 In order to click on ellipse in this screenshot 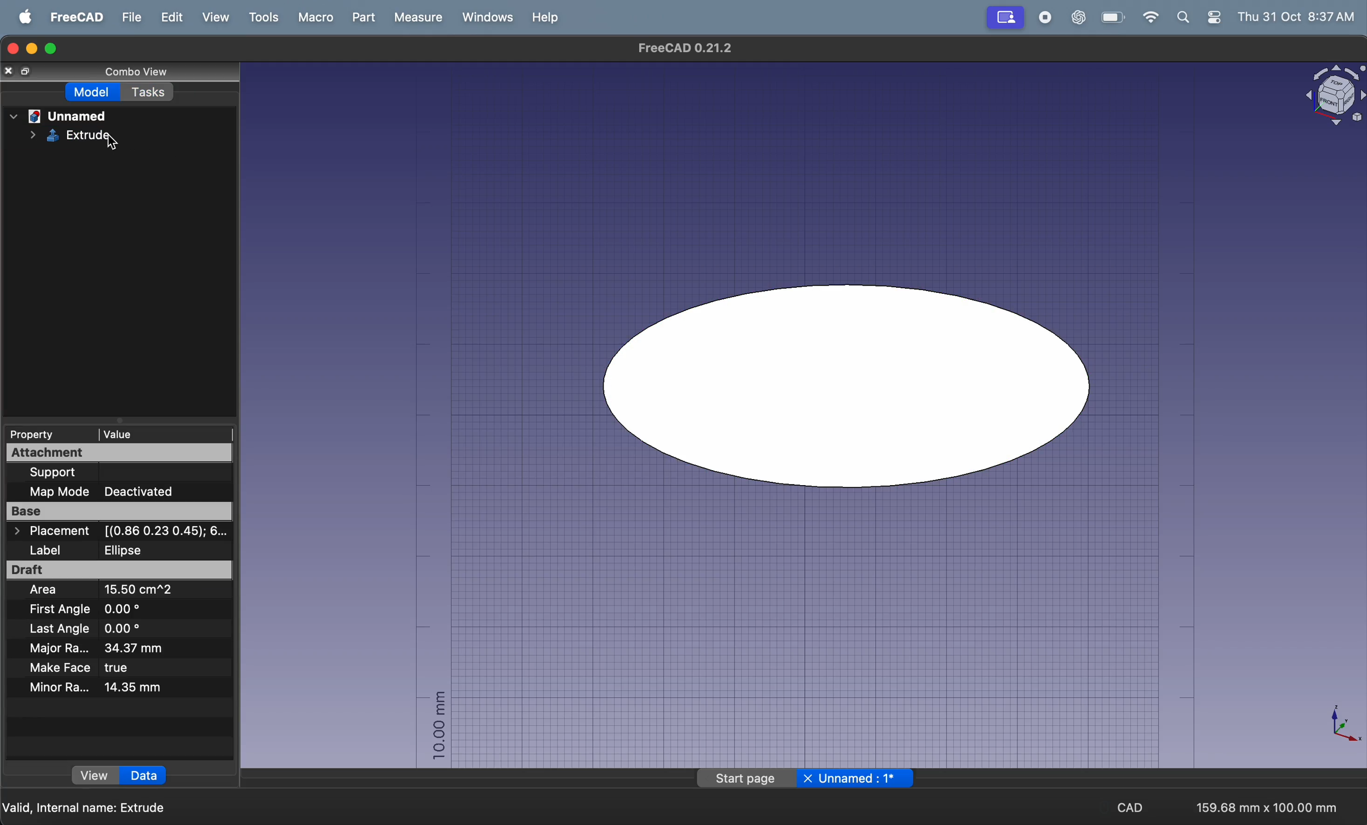, I will do `click(811, 383)`.